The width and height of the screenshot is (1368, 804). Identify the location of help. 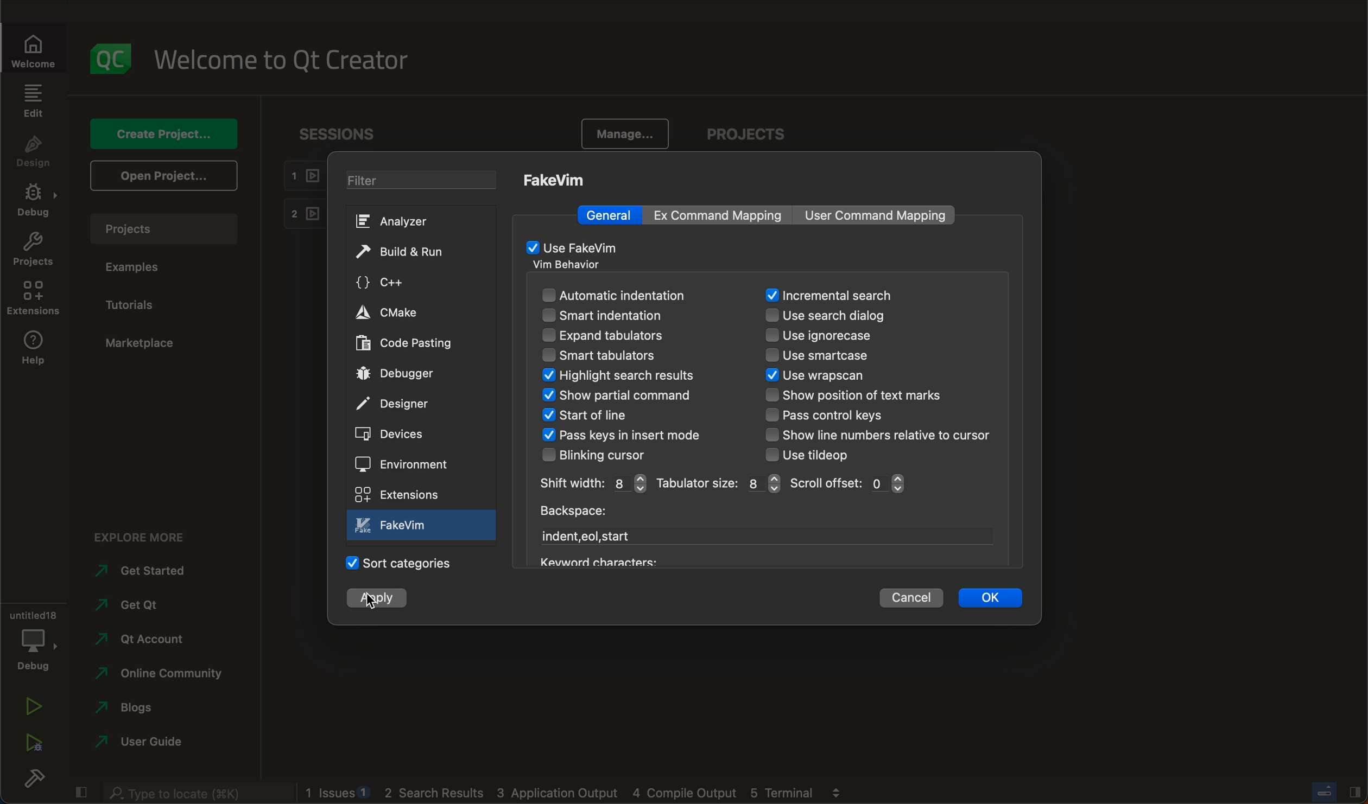
(35, 352).